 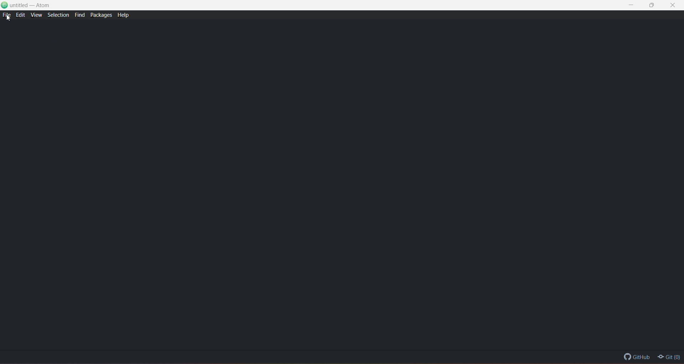 What do you see at coordinates (31, 6) in the screenshot?
I see `untitled - Atom` at bounding box center [31, 6].